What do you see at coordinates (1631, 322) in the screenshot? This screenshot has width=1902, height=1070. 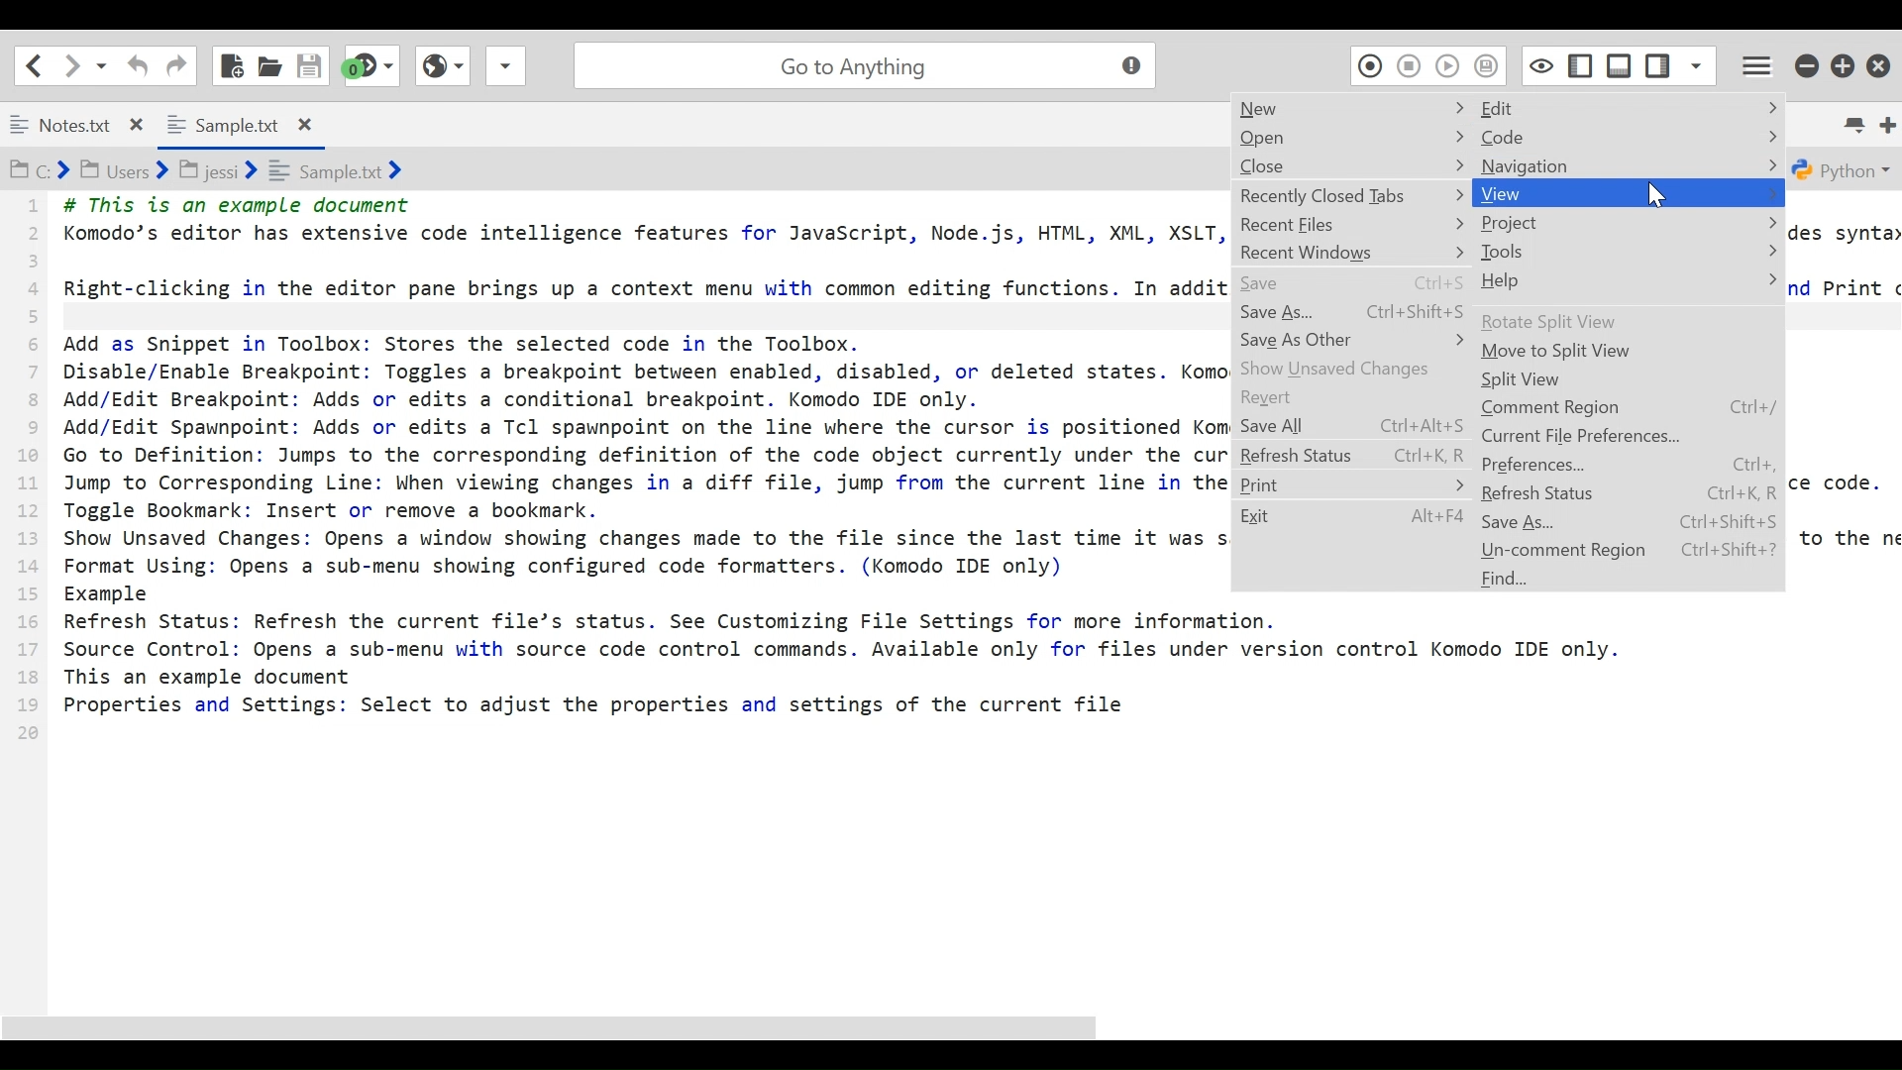 I see `Rotate Split View` at bounding box center [1631, 322].